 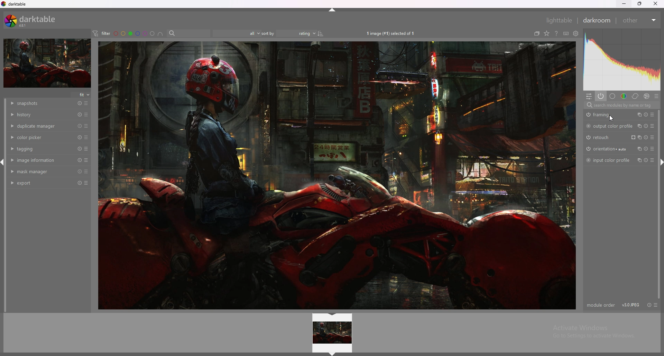 What do you see at coordinates (41, 183) in the screenshot?
I see `export` at bounding box center [41, 183].